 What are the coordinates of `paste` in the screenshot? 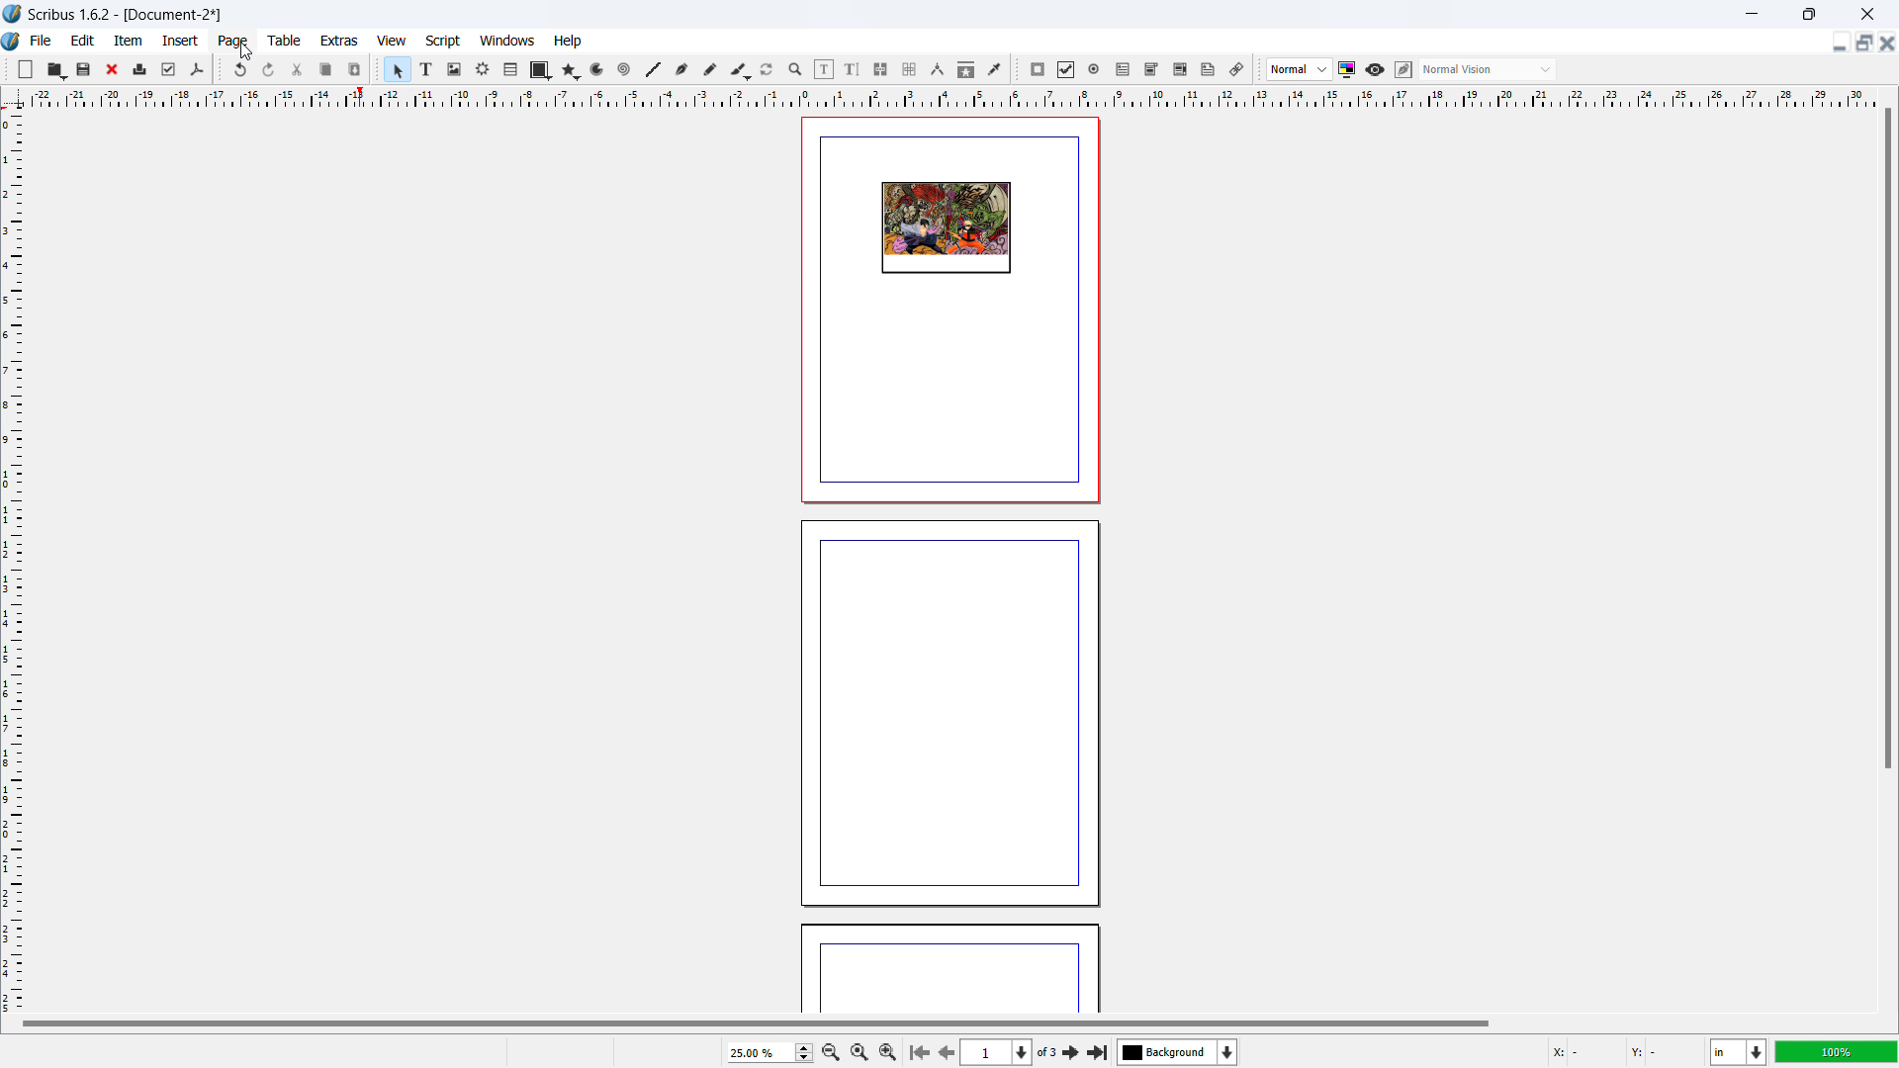 It's located at (355, 69).